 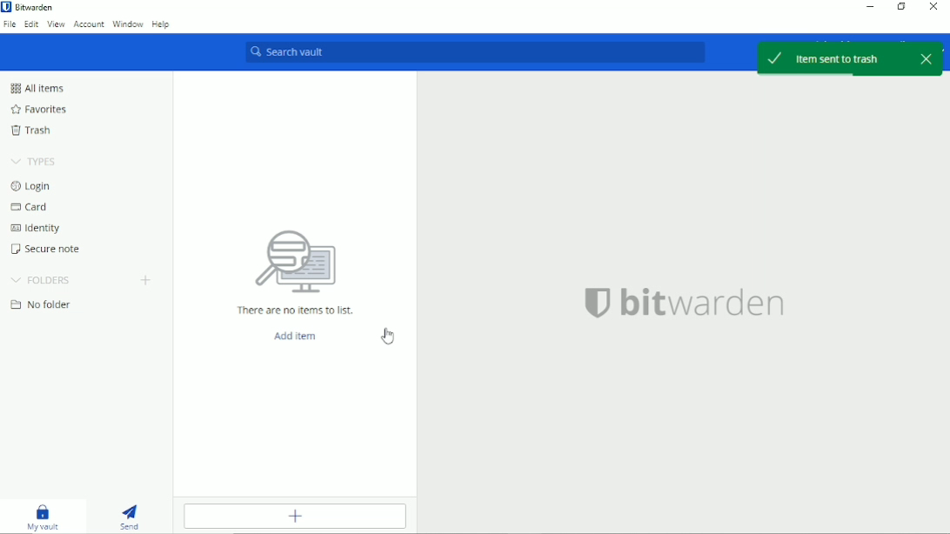 I want to click on Window, so click(x=128, y=24).